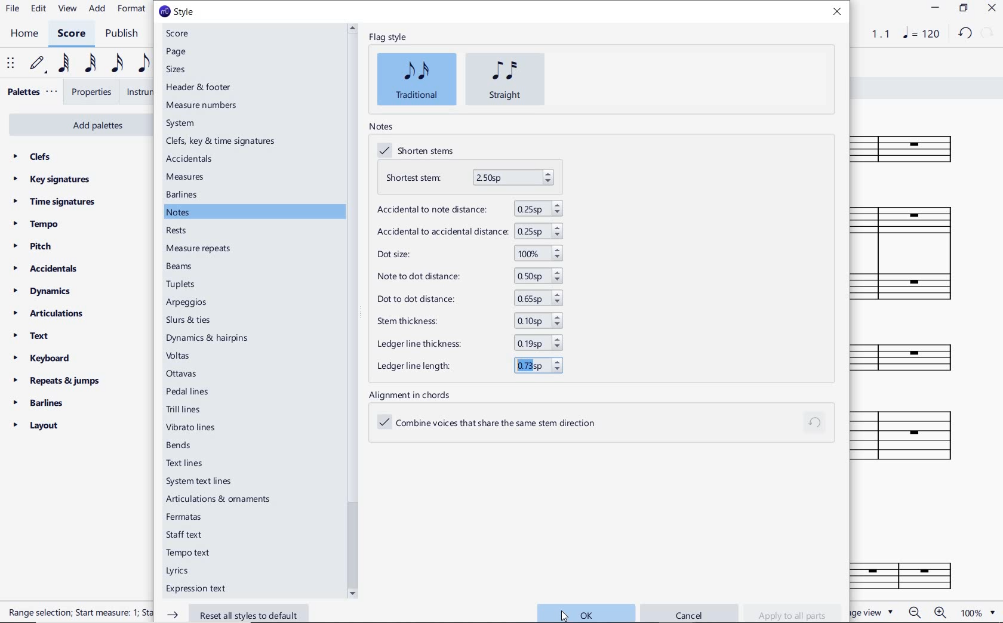  Describe the element at coordinates (46, 269) in the screenshot. I see `accidentals` at that location.